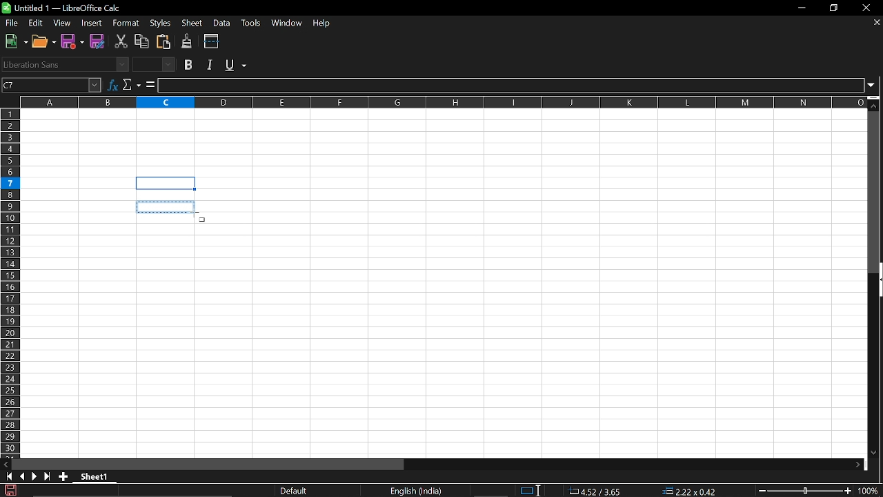 The image size is (883, 497). What do you see at coordinates (286, 23) in the screenshot?
I see `Window` at bounding box center [286, 23].